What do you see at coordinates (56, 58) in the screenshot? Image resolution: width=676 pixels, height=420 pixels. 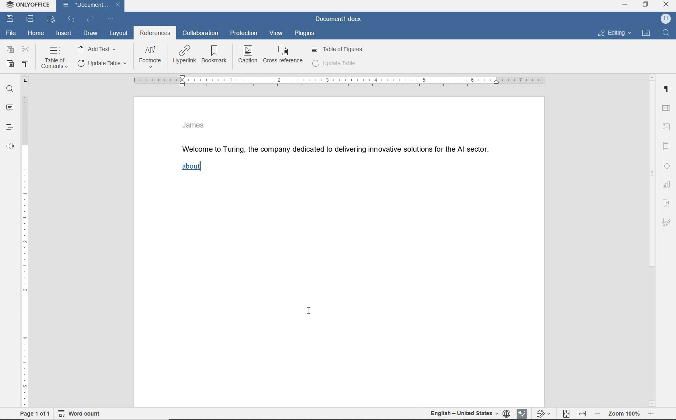 I see `TABLE OF CONTENTS` at bounding box center [56, 58].